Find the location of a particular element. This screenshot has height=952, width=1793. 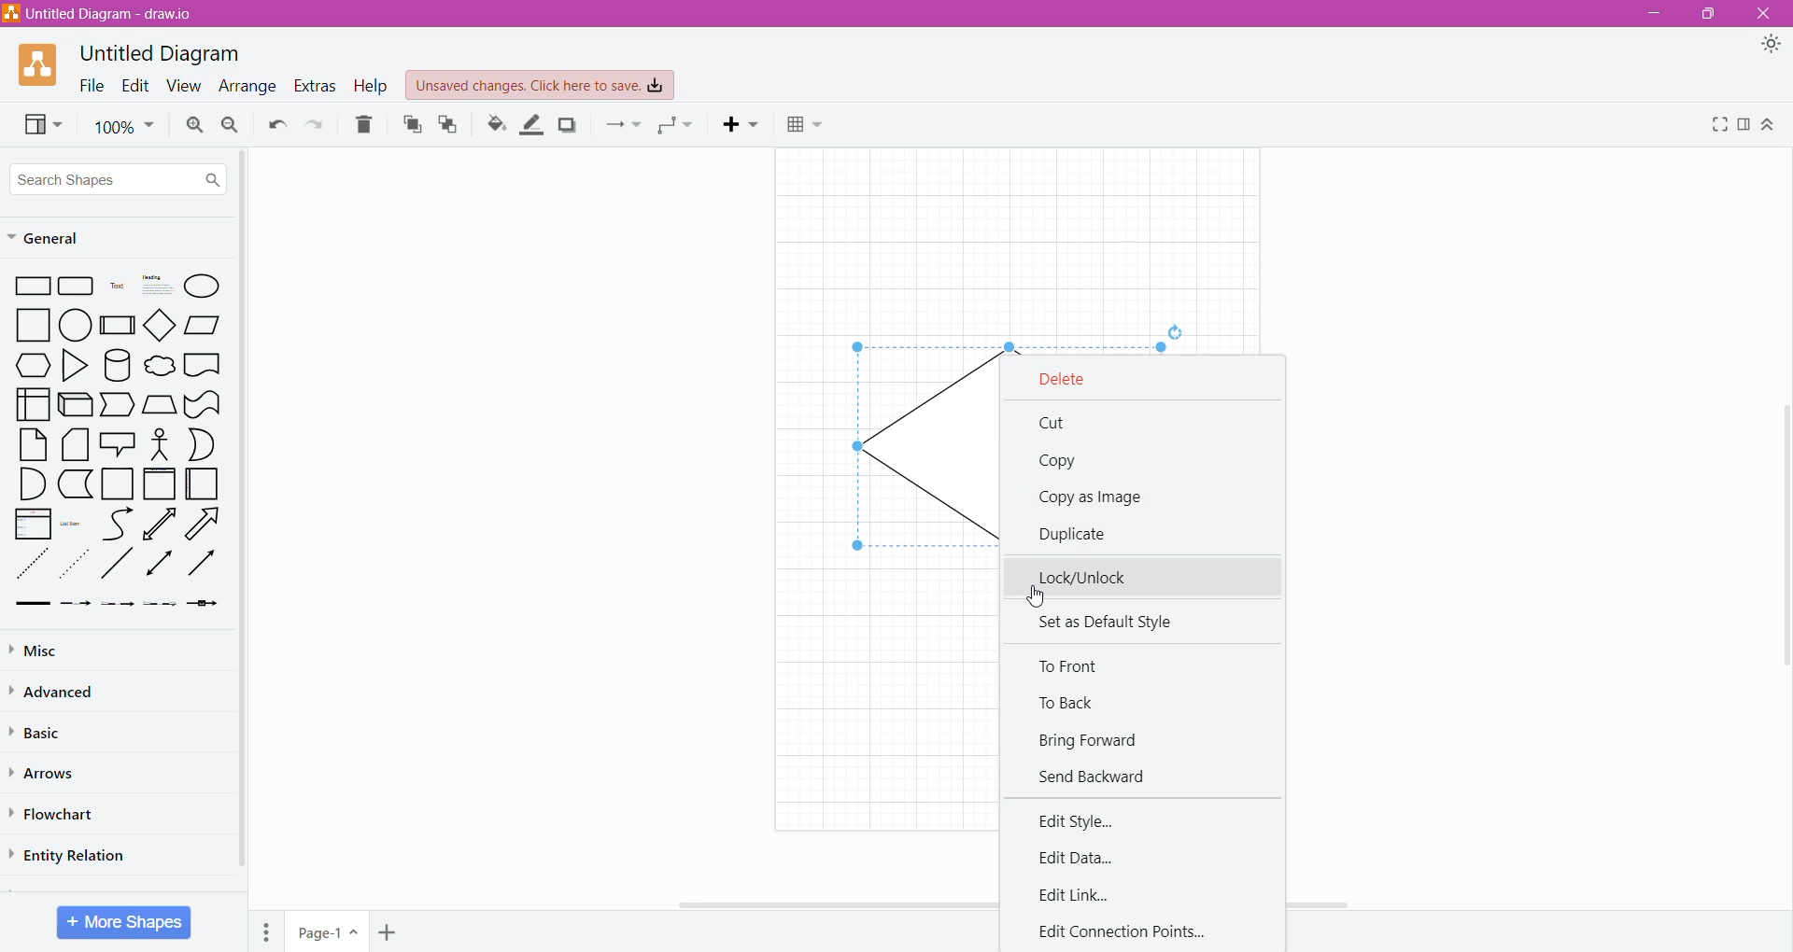

View is located at coordinates (41, 125).